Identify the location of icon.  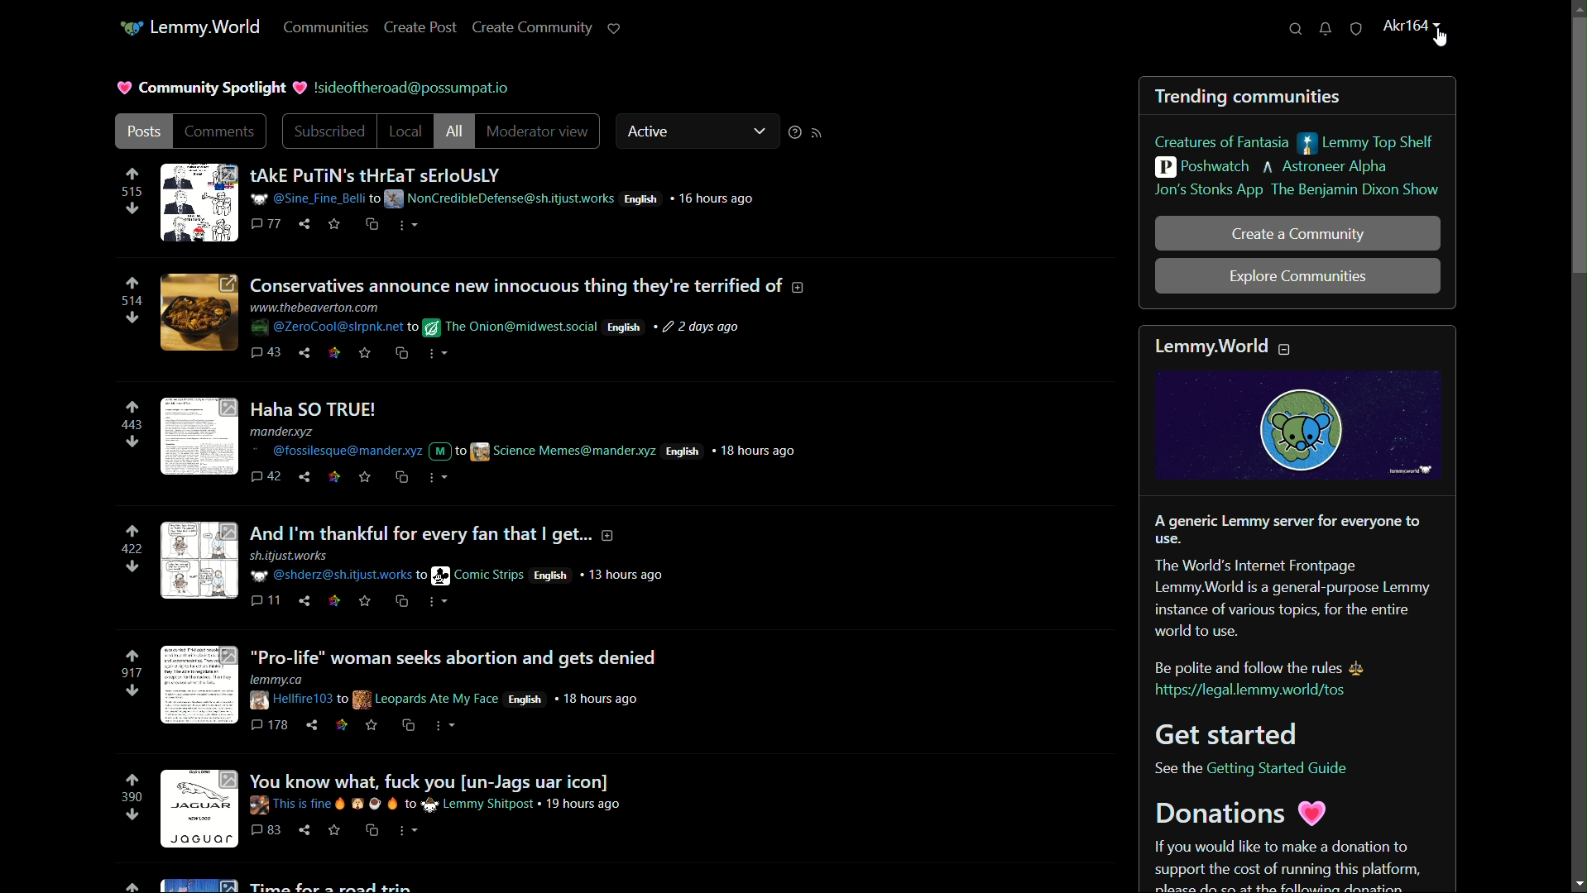
(128, 30).